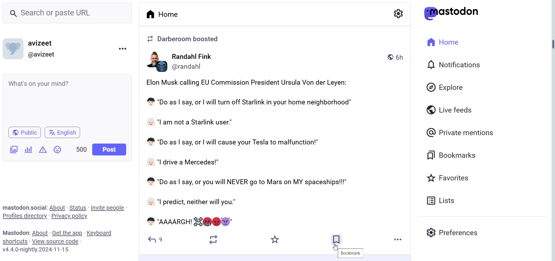 Image resolution: width=555 pixels, height=261 pixels. What do you see at coordinates (41, 55) in the screenshot?
I see `@ Profile` at bounding box center [41, 55].